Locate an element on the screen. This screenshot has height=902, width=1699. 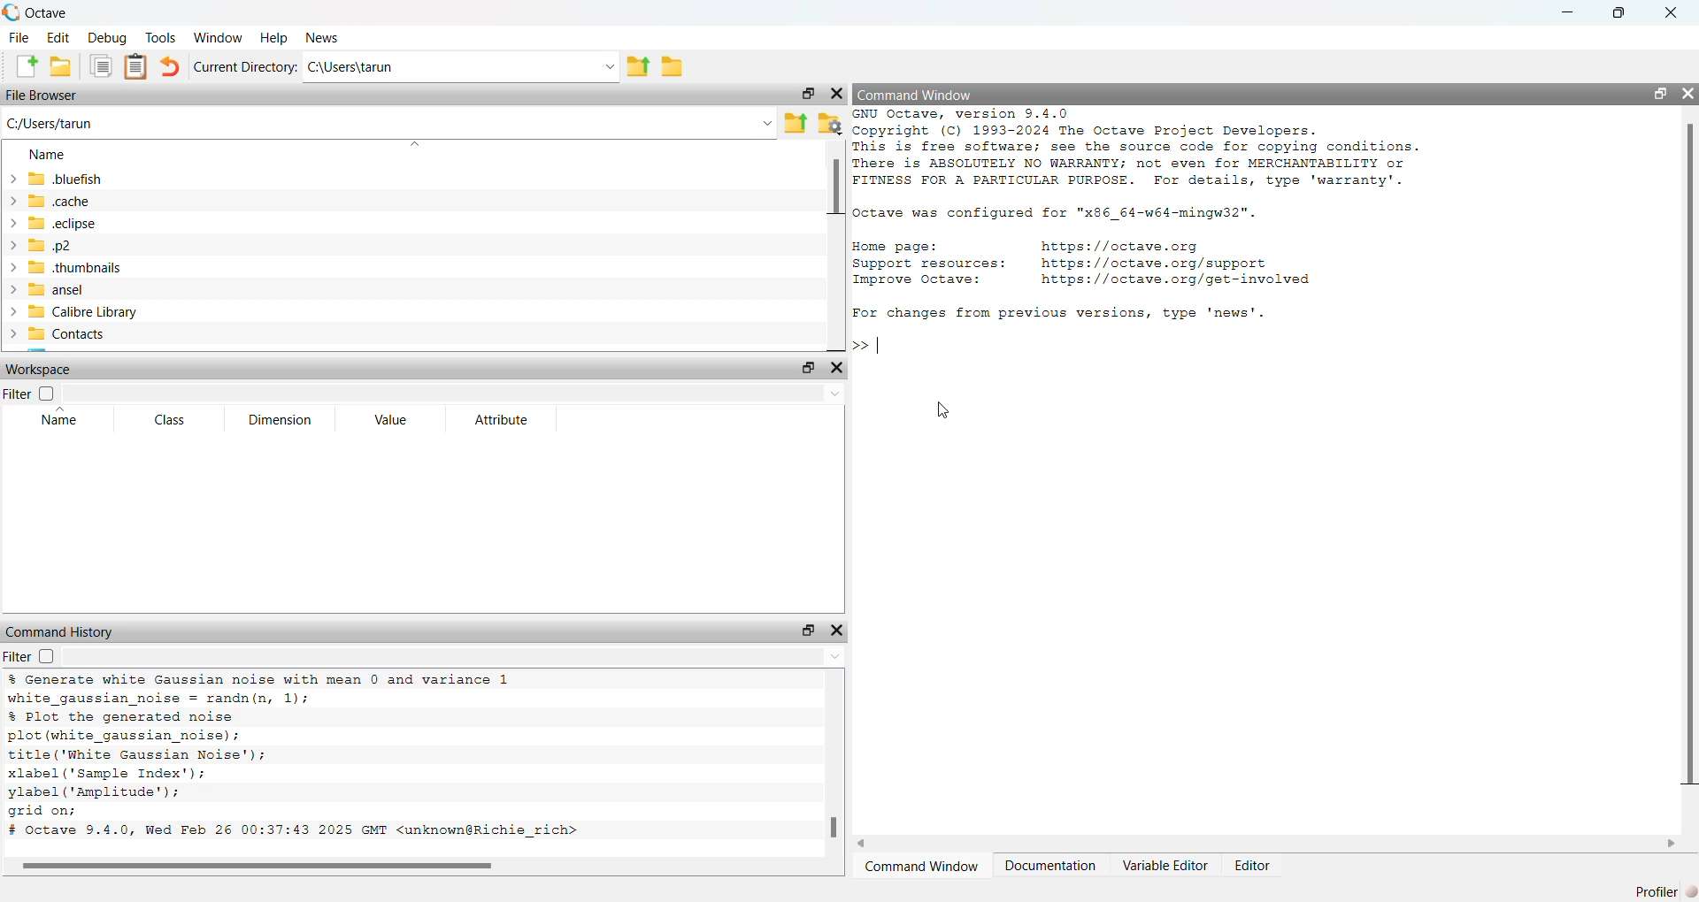
close is located at coordinates (1668, 13).